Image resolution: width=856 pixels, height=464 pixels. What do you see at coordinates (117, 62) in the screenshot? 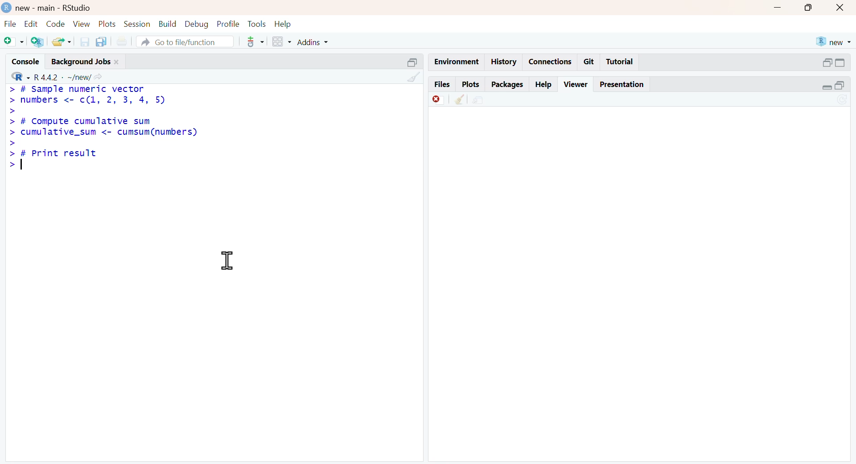
I see `close` at bounding box center [117, 62].